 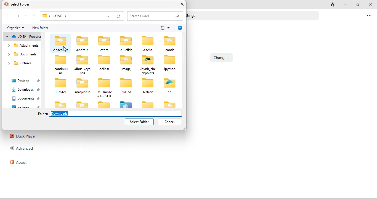 I want to click on organize, so click(x=15, y=27).